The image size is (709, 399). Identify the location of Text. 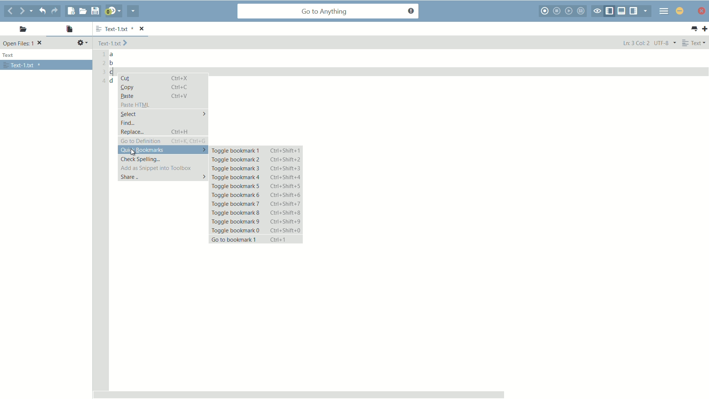
(695, 43).